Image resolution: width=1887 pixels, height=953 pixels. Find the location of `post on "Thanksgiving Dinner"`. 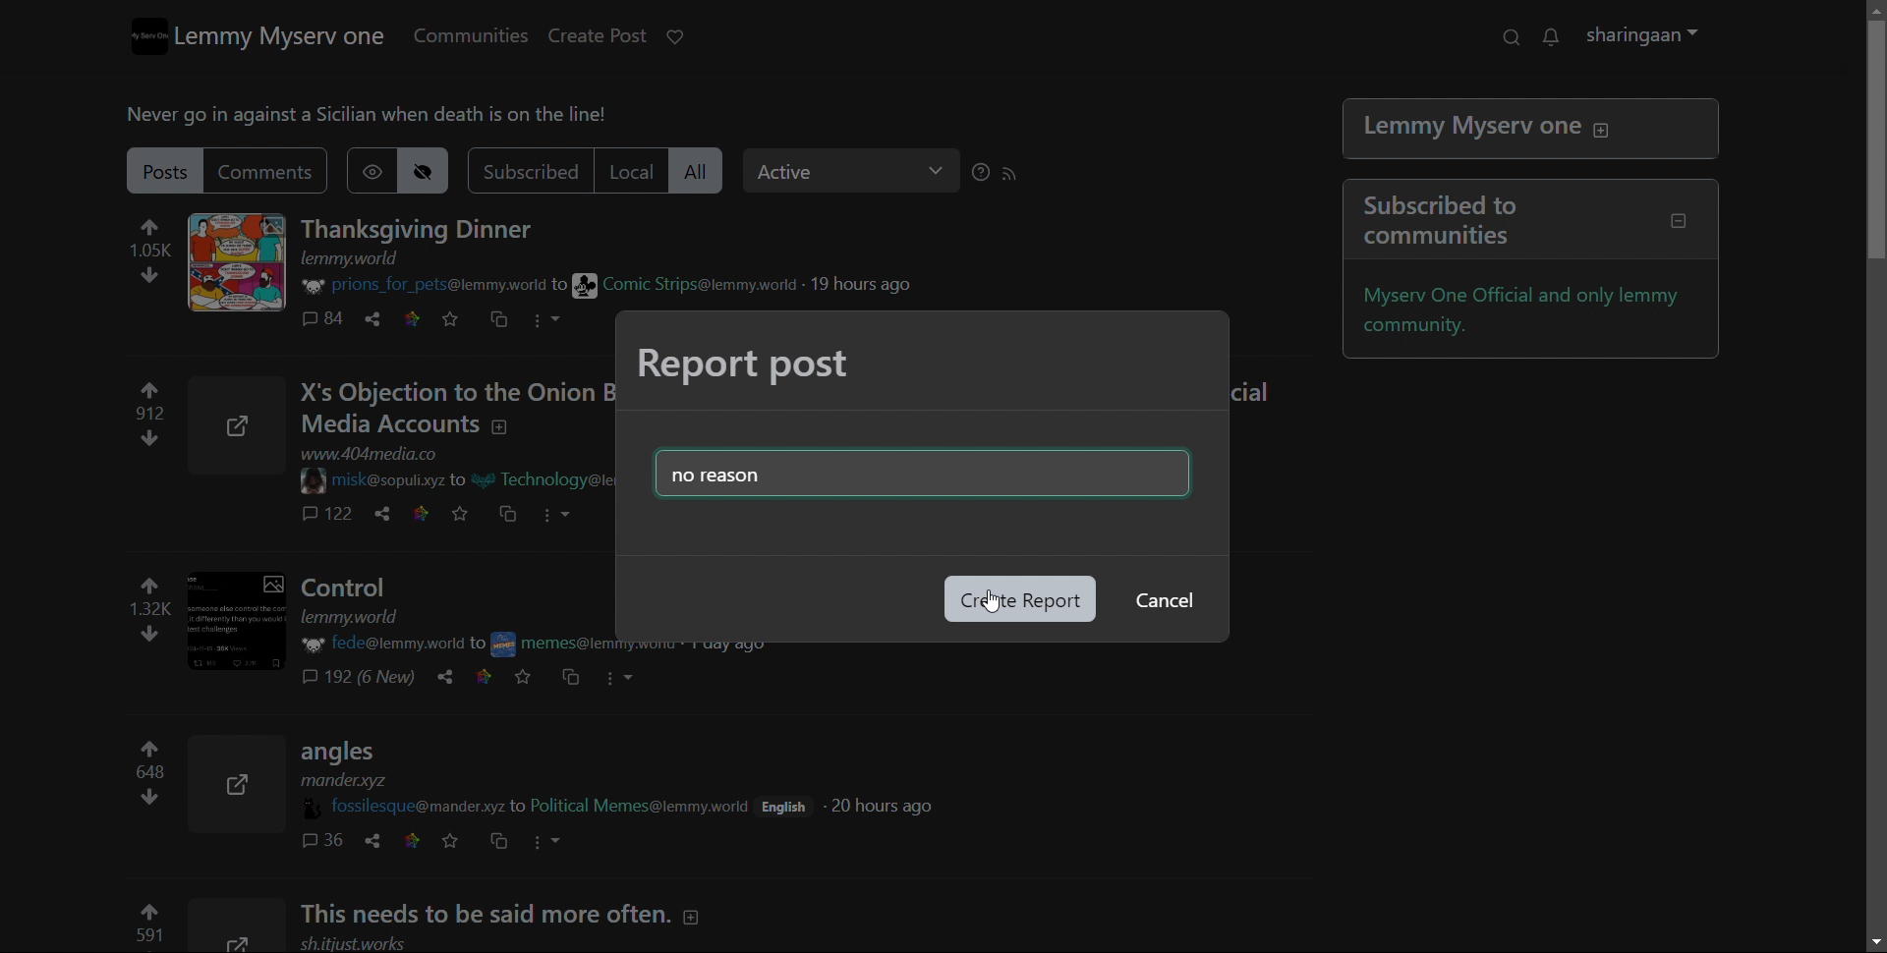

post on "Thanksgiving Dinner" is located at coordinates (429, 230).